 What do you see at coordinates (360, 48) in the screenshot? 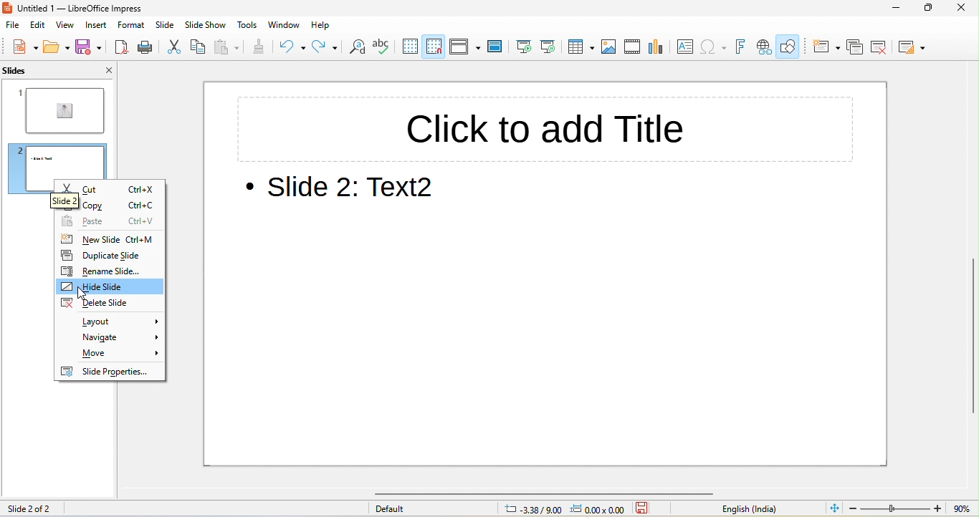
I see `find and replace` at bounding box center [360, 48].